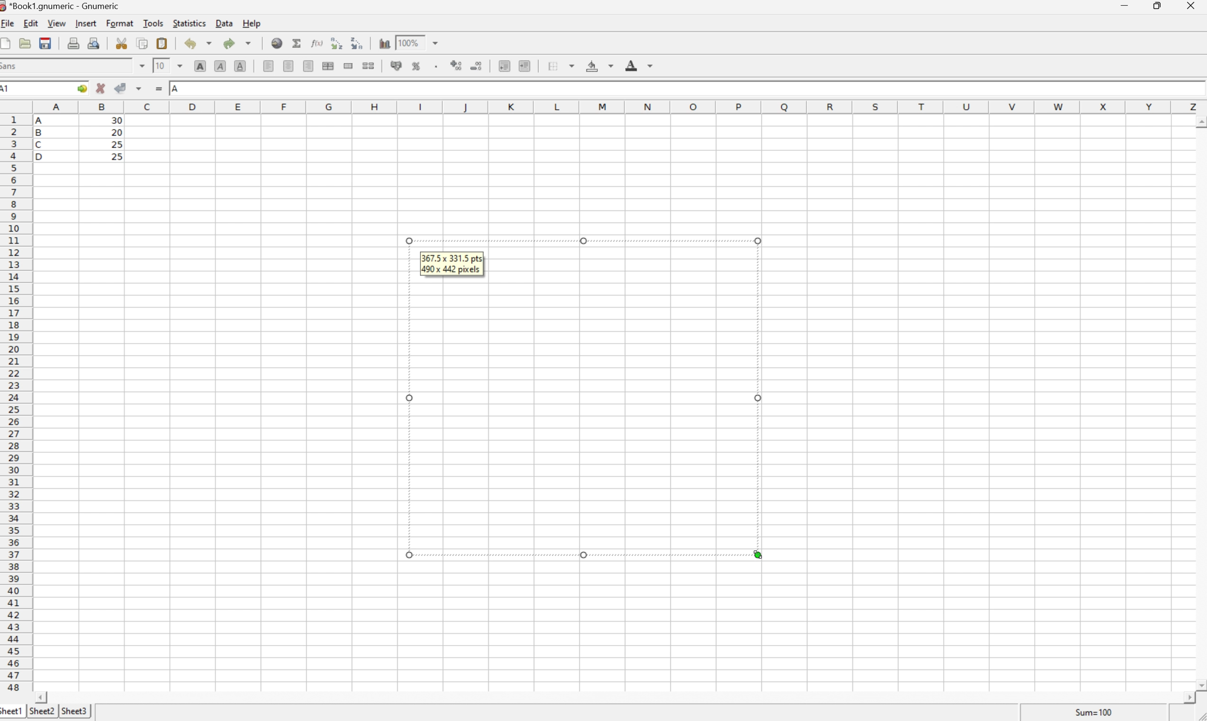  Describe the element at coordinates (75, 710) in the screenshot. I see `Sheet3` at that location.